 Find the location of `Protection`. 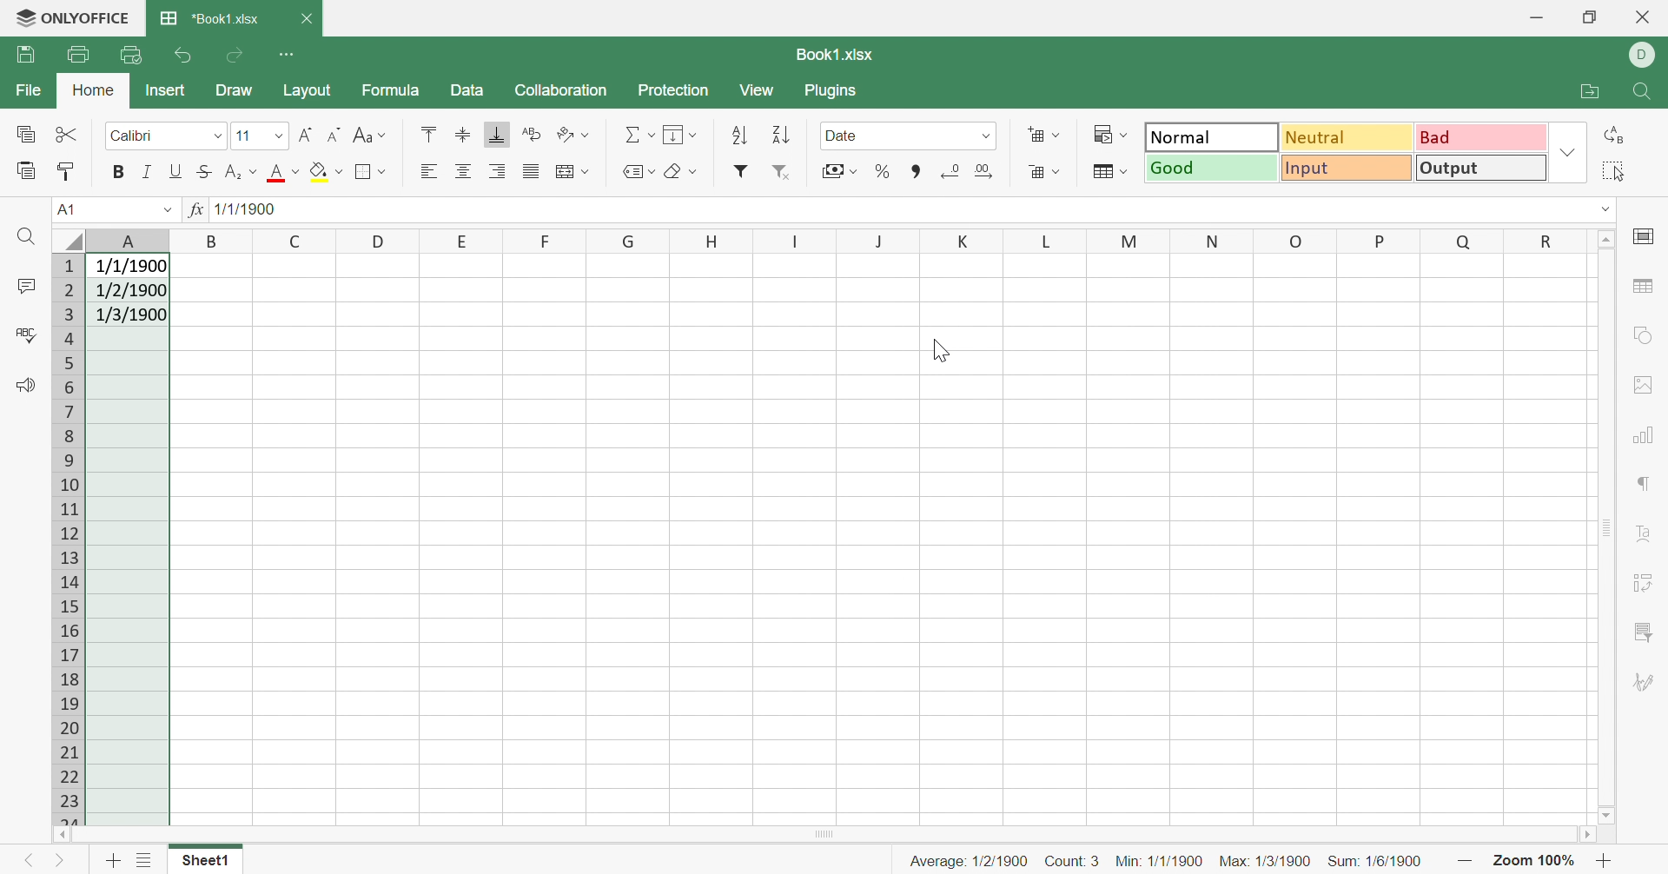

Protection is located at coordinates (673, 91).